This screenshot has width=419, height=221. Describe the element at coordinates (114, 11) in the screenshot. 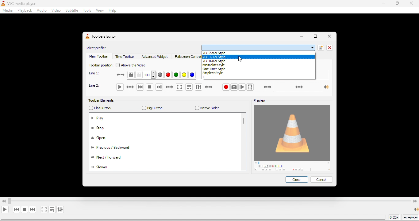

I see `help` at that location.